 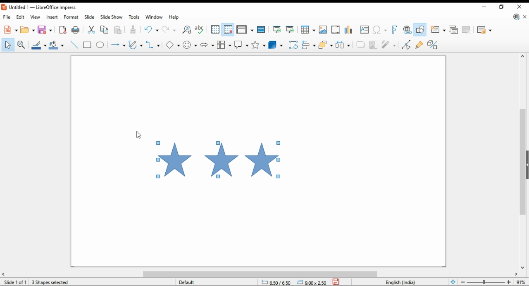 I want to click on lines and arrows, so click(x=118, y=45).